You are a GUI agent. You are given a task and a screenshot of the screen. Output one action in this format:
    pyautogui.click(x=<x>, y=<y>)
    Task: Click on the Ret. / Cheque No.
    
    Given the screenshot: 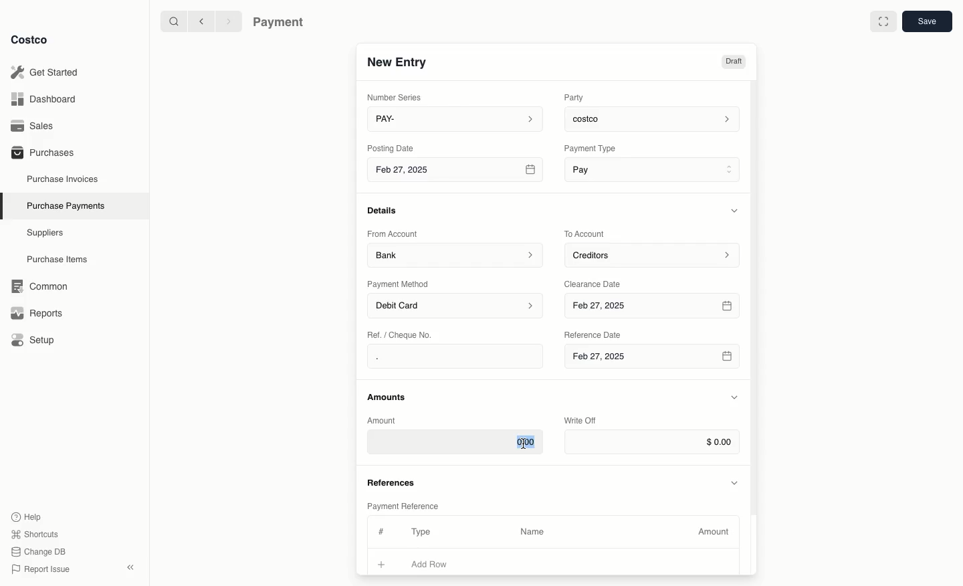 What is the action you would take?
    pyautogui.click(x=401, y=334)
    